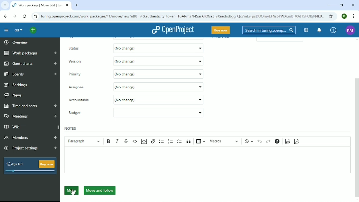 This screenshot has width=359, height=202. What do you see at coordinates (159, 73) in the screenshot?
I see `Scrum project` at bounding box center [159, 73].